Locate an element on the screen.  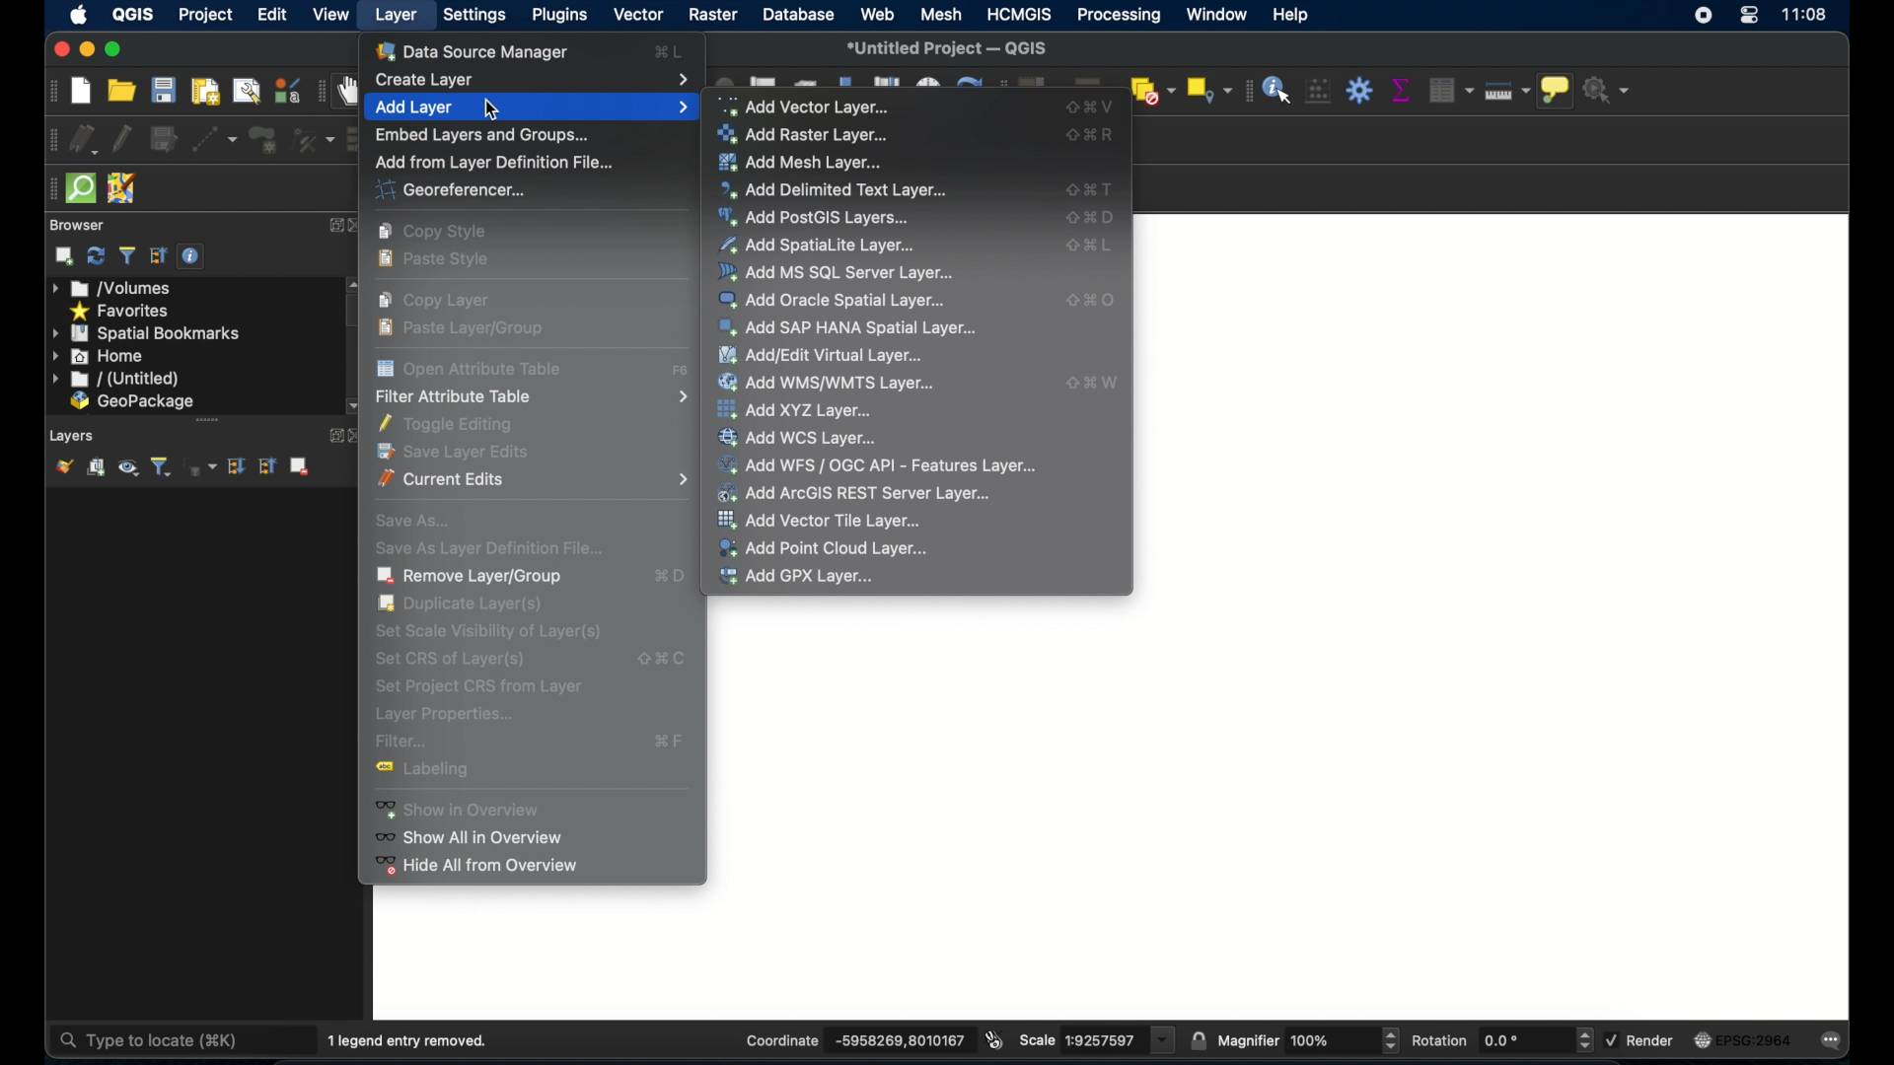
add delimited text layer is located at coordinates (1092, 189).